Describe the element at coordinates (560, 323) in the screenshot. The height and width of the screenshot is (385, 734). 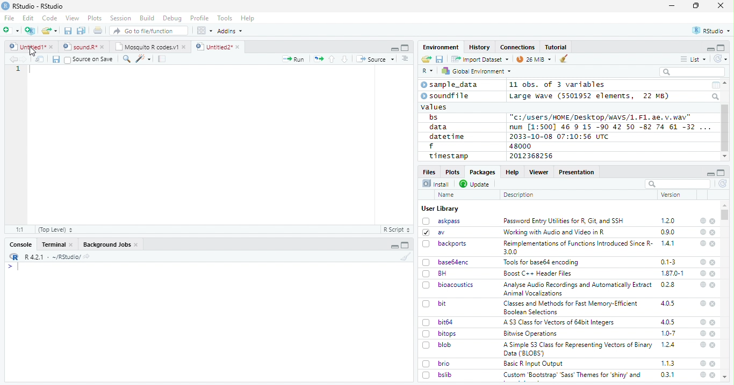
I see `A S3 Class for Vectors of 64bit Integers` at that location.